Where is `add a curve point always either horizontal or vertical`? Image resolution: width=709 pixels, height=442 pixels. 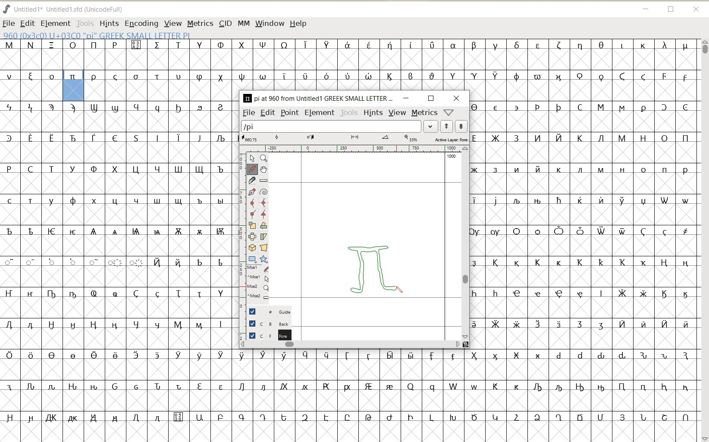
add a curve point always either horizontal or vertical is located at coordinates (264, 202).